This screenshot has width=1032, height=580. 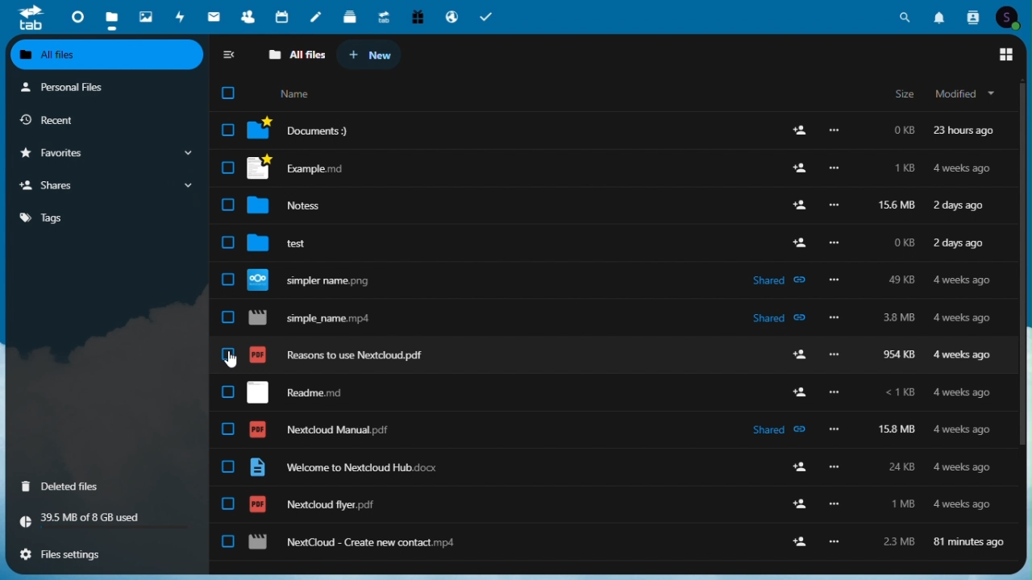 What do you see at coordinates (106, 520) in the screenshot?
I see `storage` at bounding box center [106, 520].